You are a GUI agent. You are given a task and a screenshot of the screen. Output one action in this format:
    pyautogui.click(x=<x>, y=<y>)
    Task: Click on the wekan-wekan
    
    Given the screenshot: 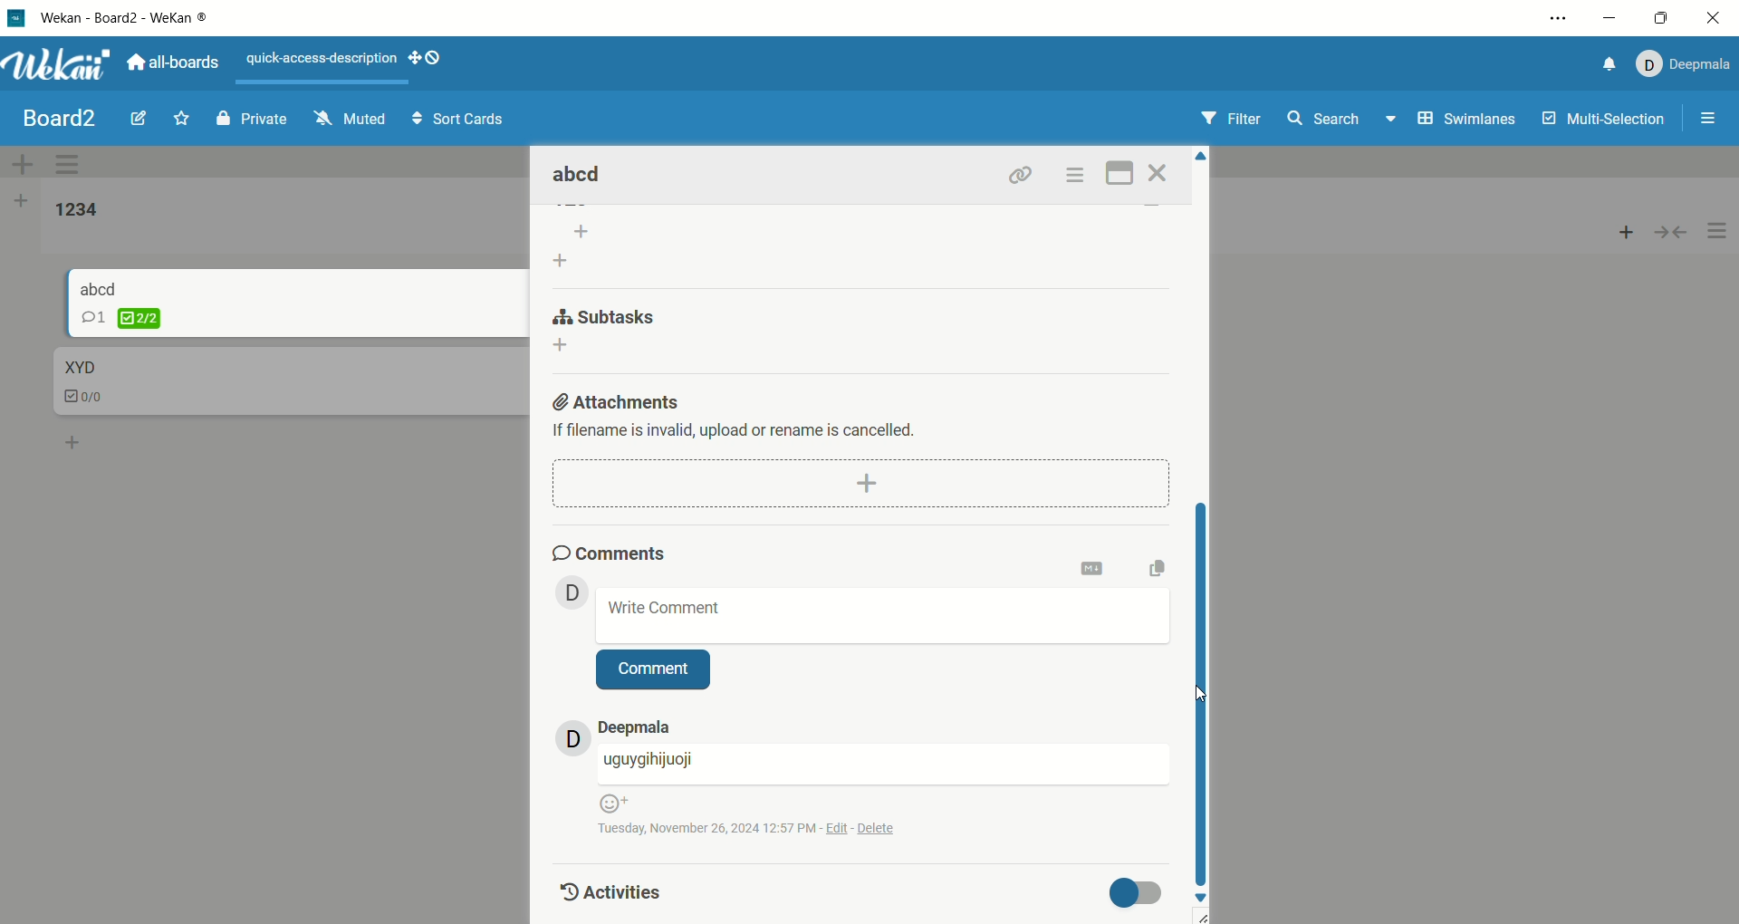 What is the action you would take?
    pyautogui.click(x=124, y=19)
    